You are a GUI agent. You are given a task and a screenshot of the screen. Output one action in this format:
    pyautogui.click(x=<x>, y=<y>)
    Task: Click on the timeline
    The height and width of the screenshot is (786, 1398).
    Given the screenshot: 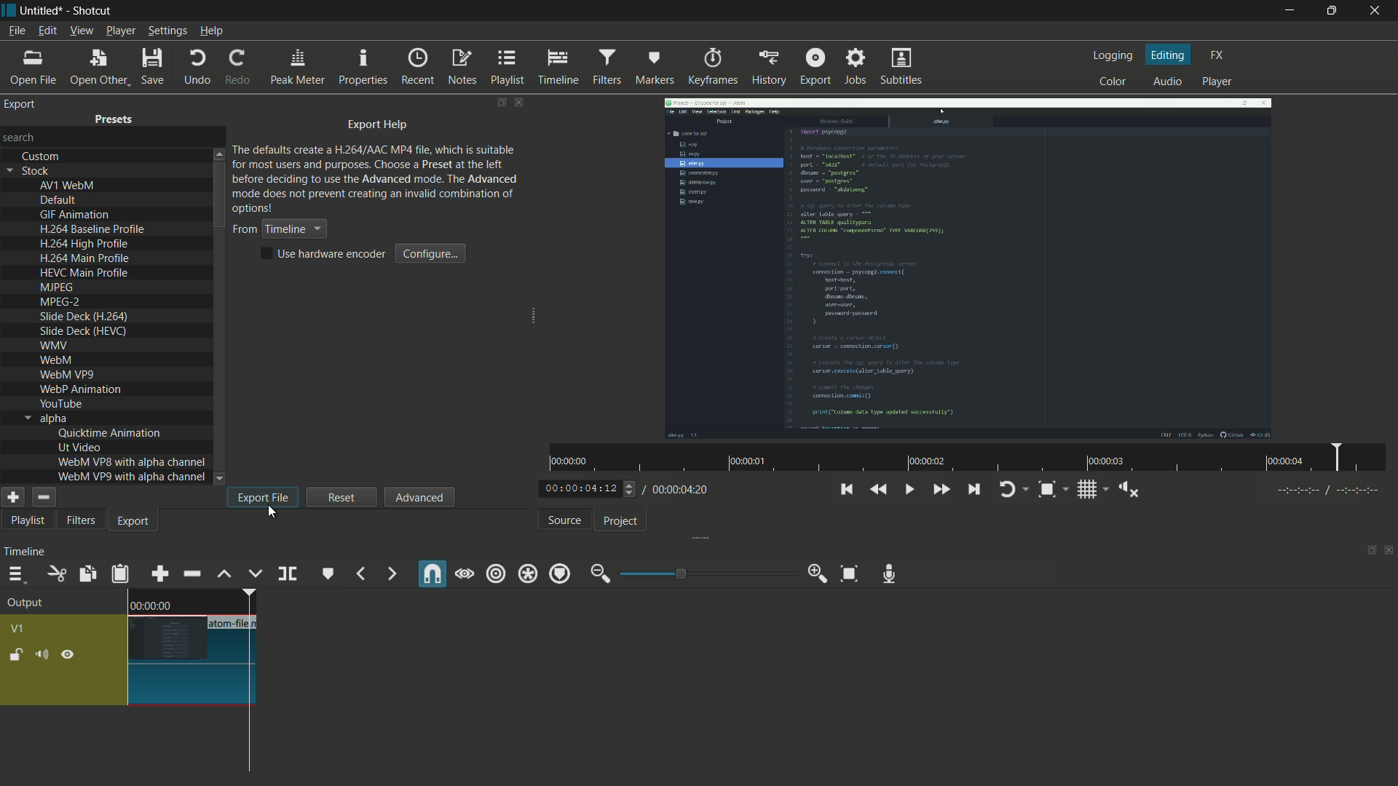 What is the action you would take?
    pyautogui.click(x=560, y=68)
    